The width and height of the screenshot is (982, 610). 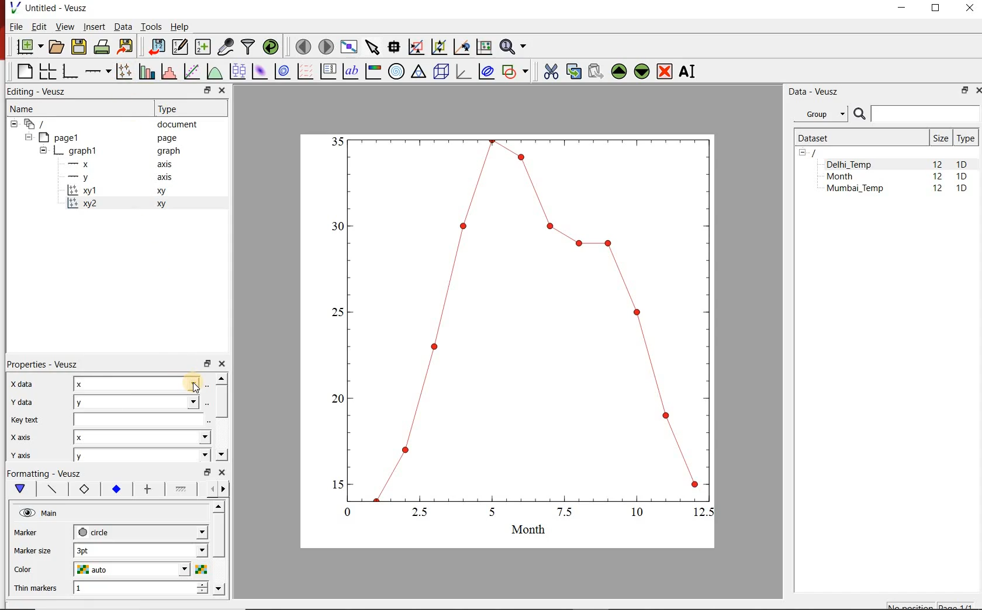 What do you see at coordinates (271, 46) in the screenshot?
I see `reload linked datasets` at bounding box center [271, 46].